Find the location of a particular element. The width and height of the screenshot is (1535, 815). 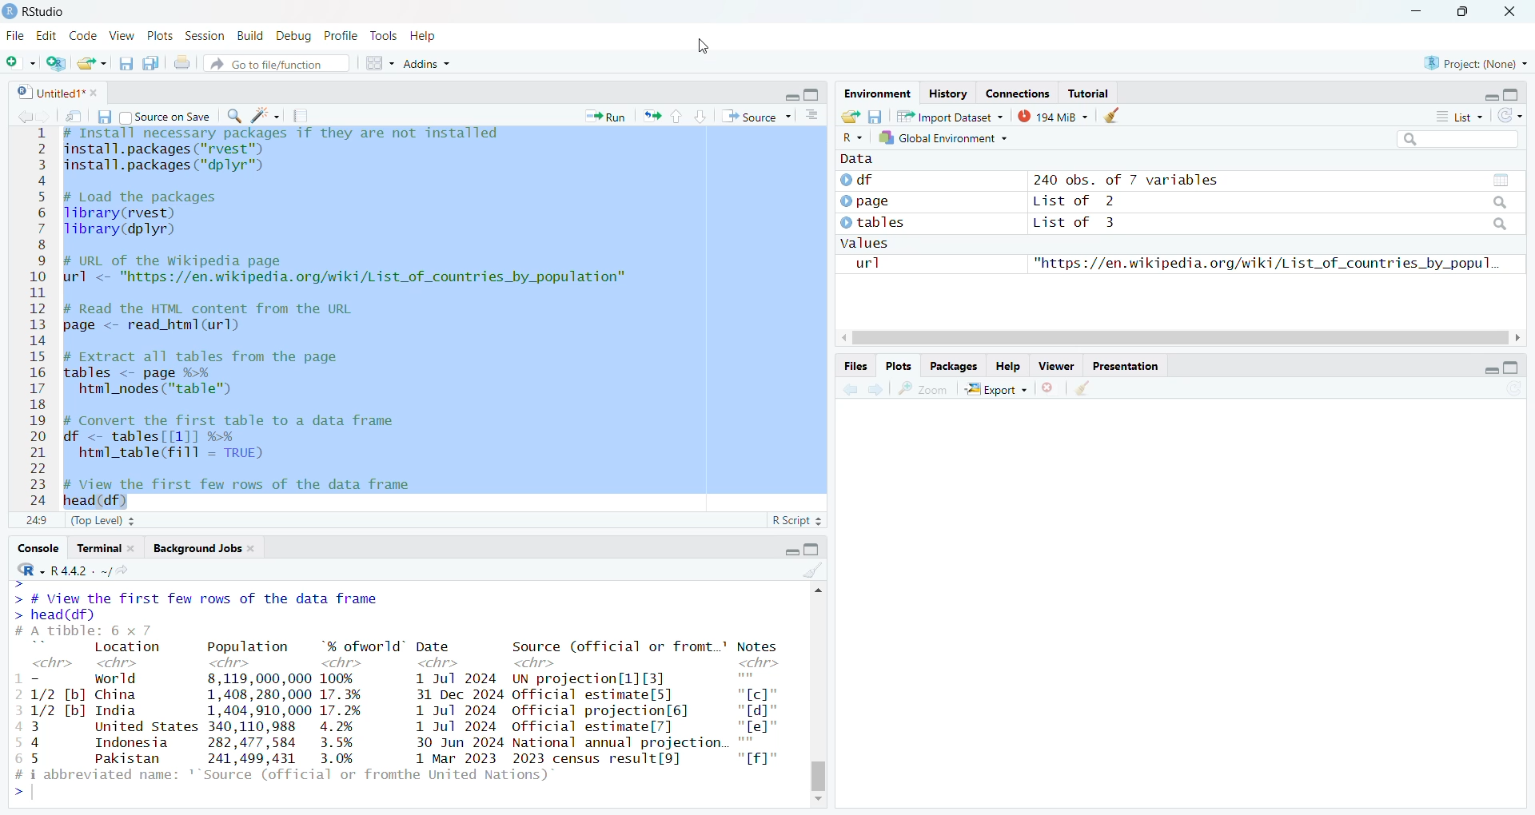

# URL of the wikipedia pageurl <- "https://en.wikipedia.org/wiki/List_of_countries_by population" is located at coordinates (349, 272).